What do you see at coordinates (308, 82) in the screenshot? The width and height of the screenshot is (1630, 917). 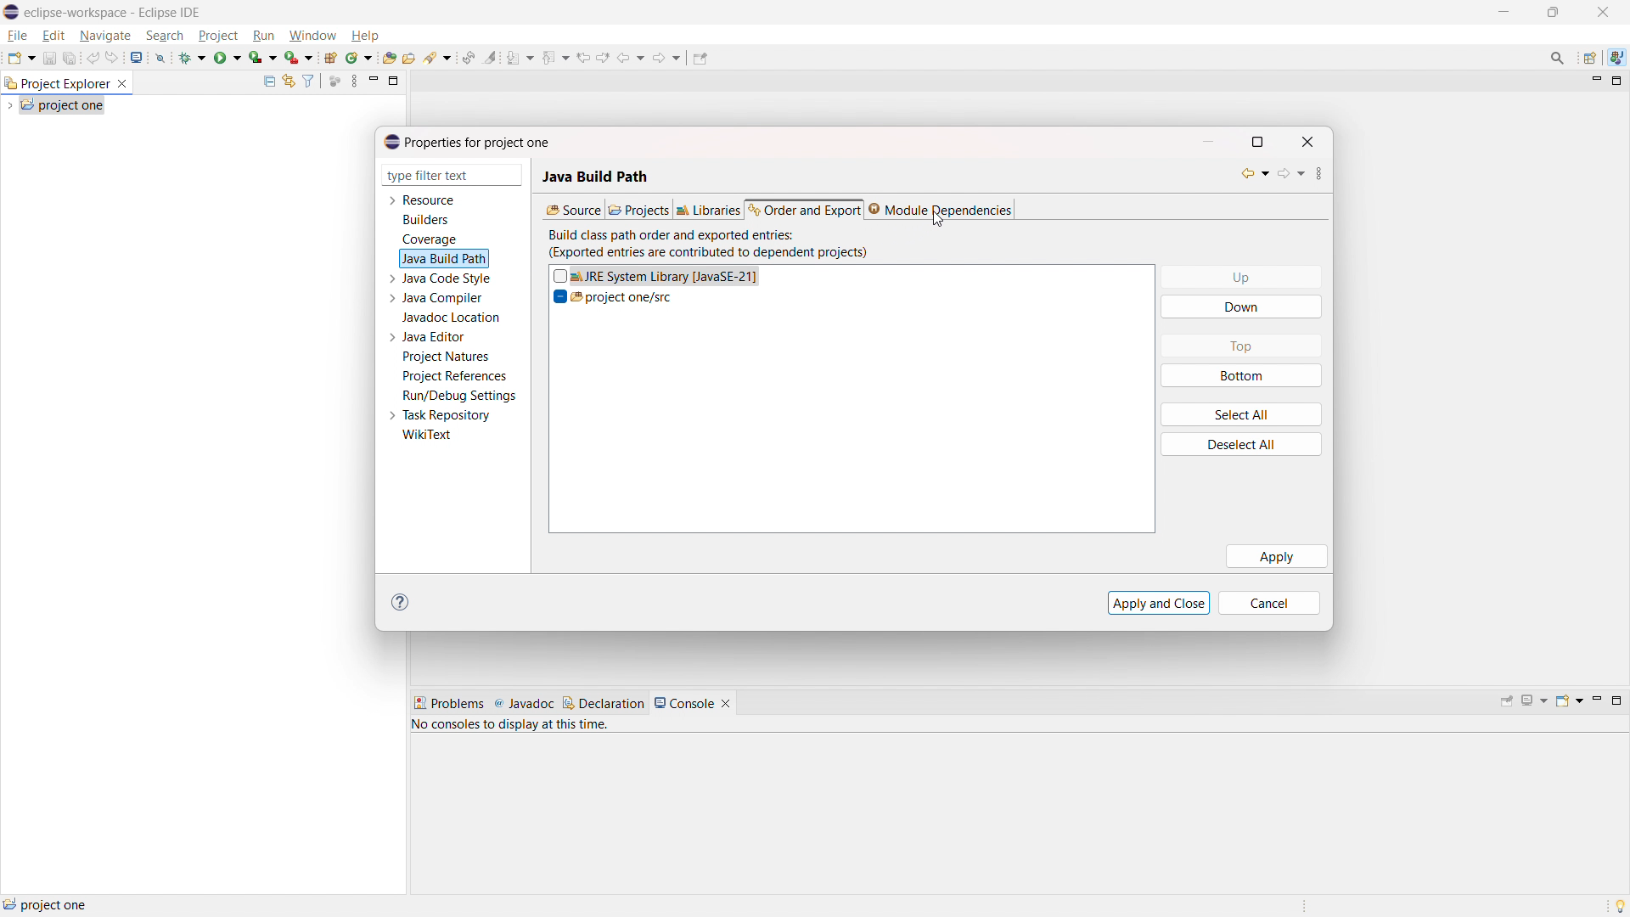 I see `select and deselect filters` at bounding box center [308, 82].